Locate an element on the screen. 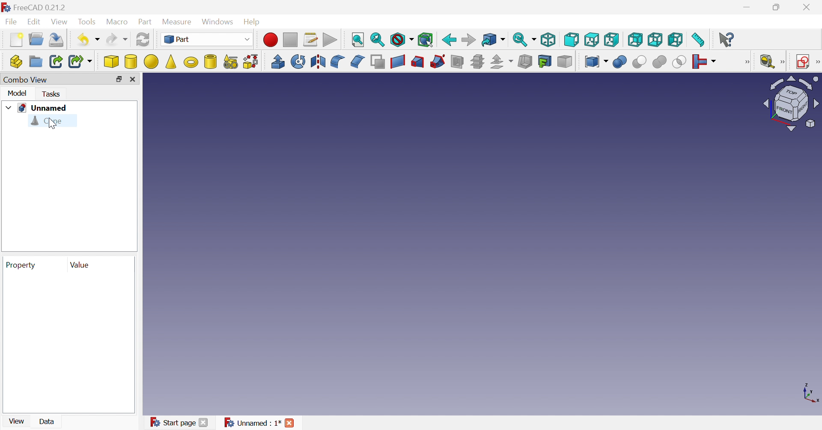 This screenshot has width=822, height=430. Intersection is located at coordinates (678, 63).